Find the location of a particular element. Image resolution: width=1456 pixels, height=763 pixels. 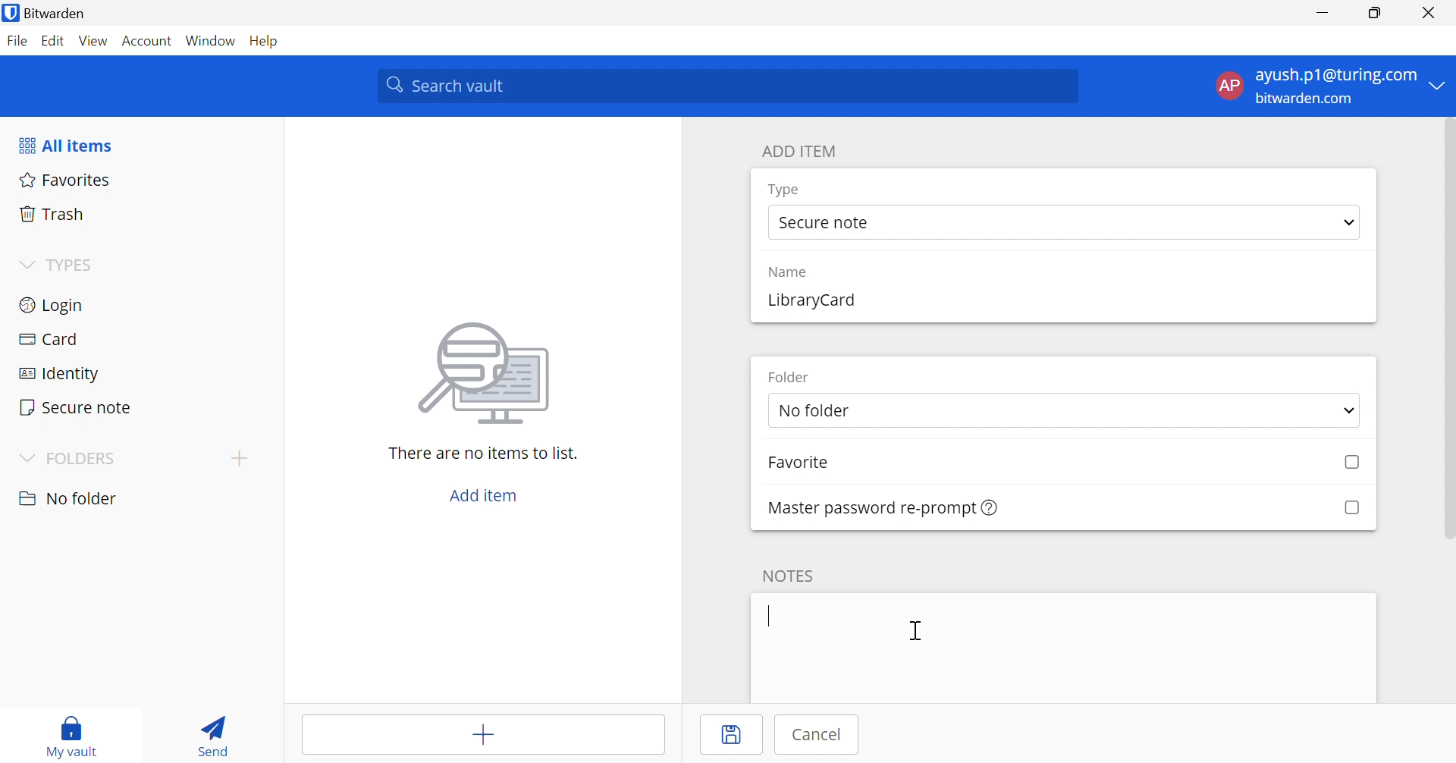

select type is located at coordinates (1064, 223).